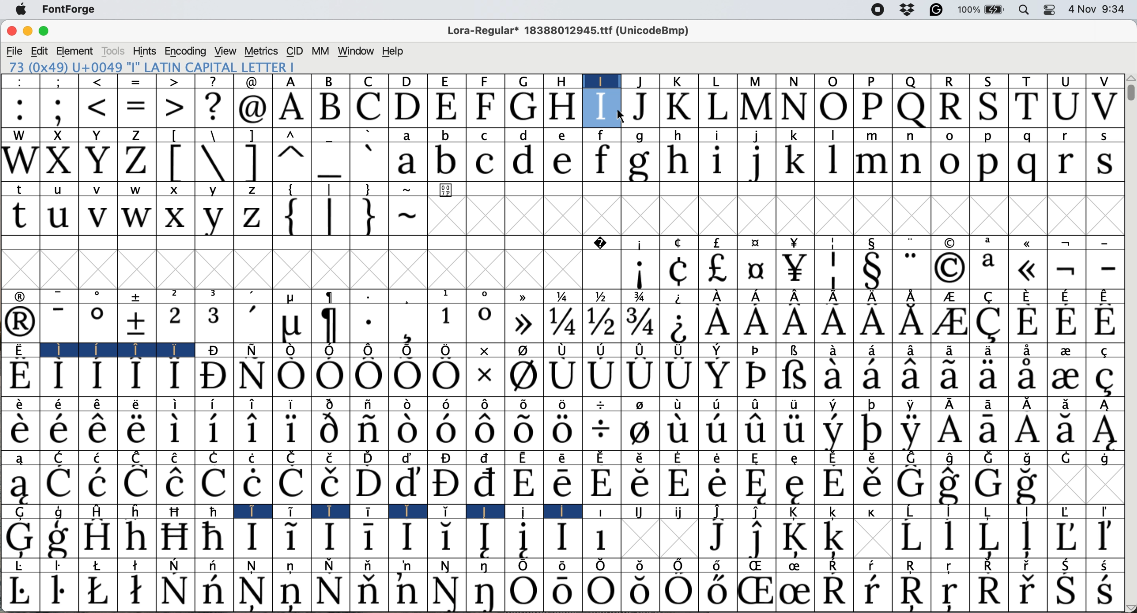 The height and width of the screenshot is (613, 1137). What do you see at coordinates (98, 136) in the screenshot?
I see `Y` at bounding box center [98, 136].